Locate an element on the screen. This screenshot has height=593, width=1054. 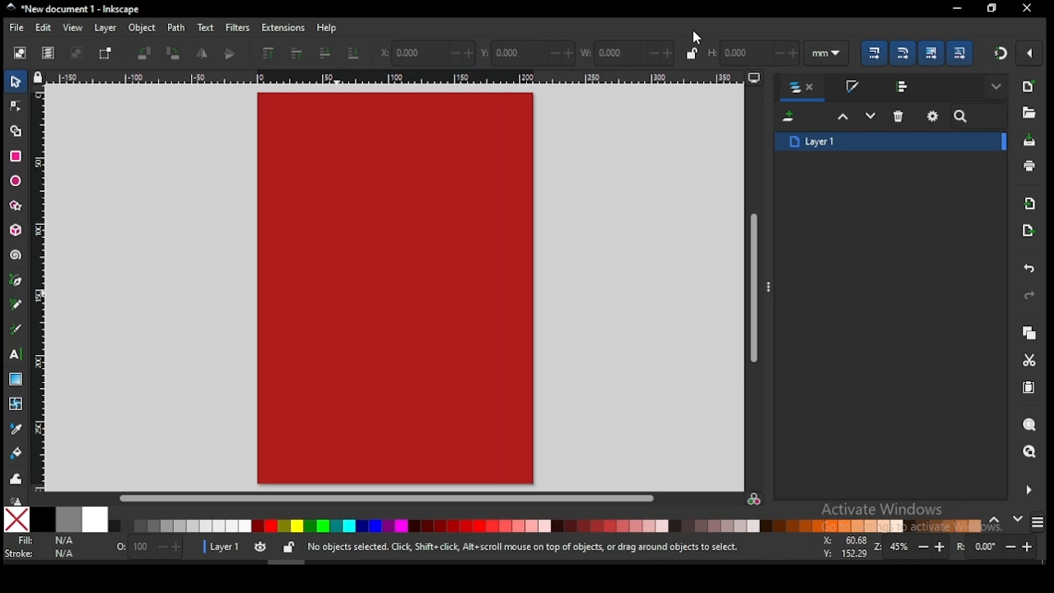
tweak tool is located at coordinates (16, 479).